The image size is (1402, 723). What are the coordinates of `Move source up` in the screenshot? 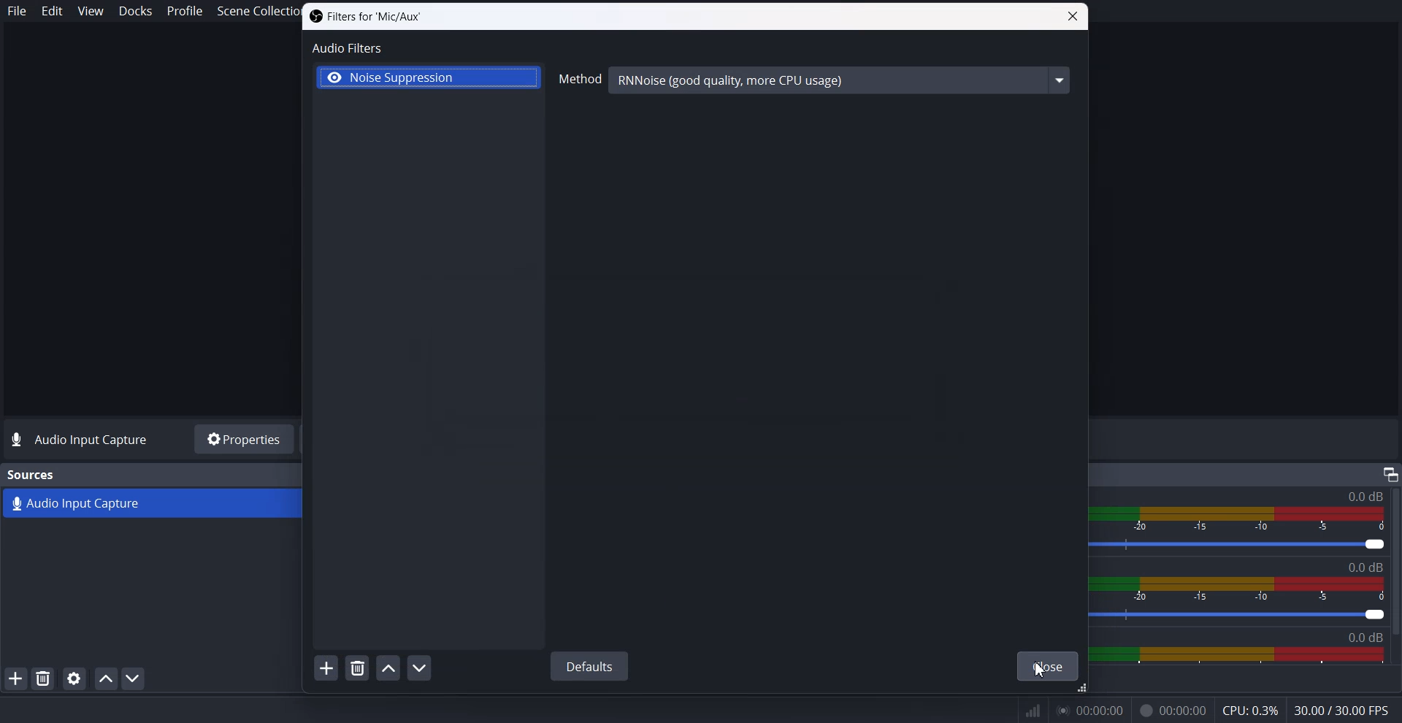 It's located at (106, 678).